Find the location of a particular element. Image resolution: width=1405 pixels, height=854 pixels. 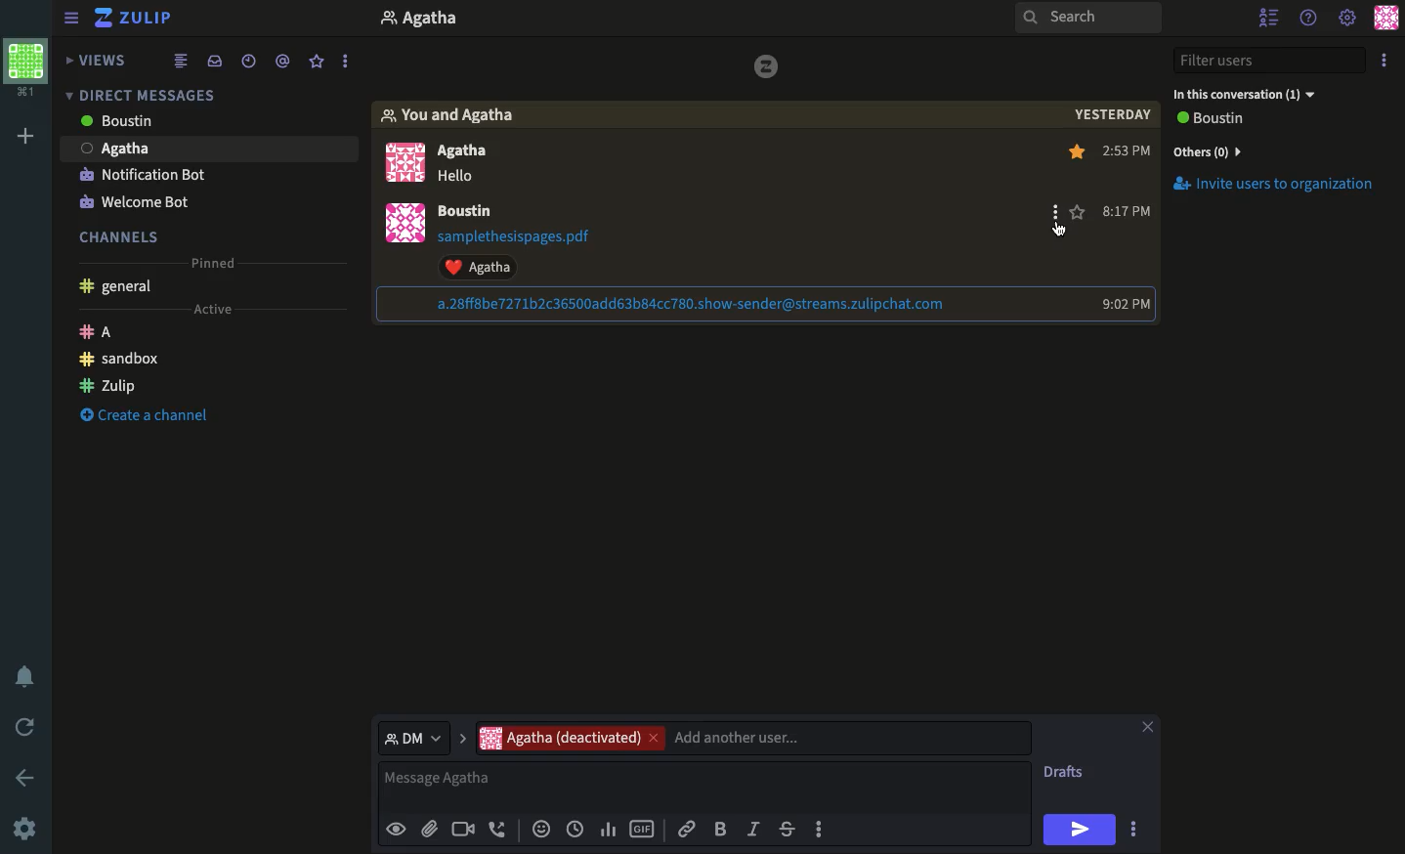

user is located at coordinates (472, 212).